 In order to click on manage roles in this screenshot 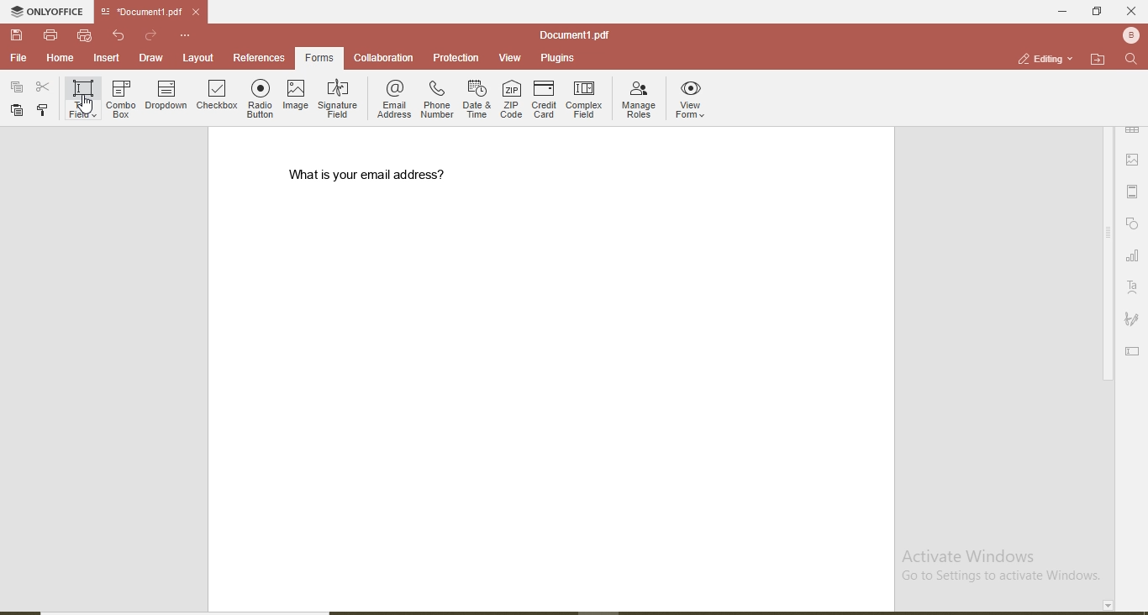, I will do `click(640, 100)`.